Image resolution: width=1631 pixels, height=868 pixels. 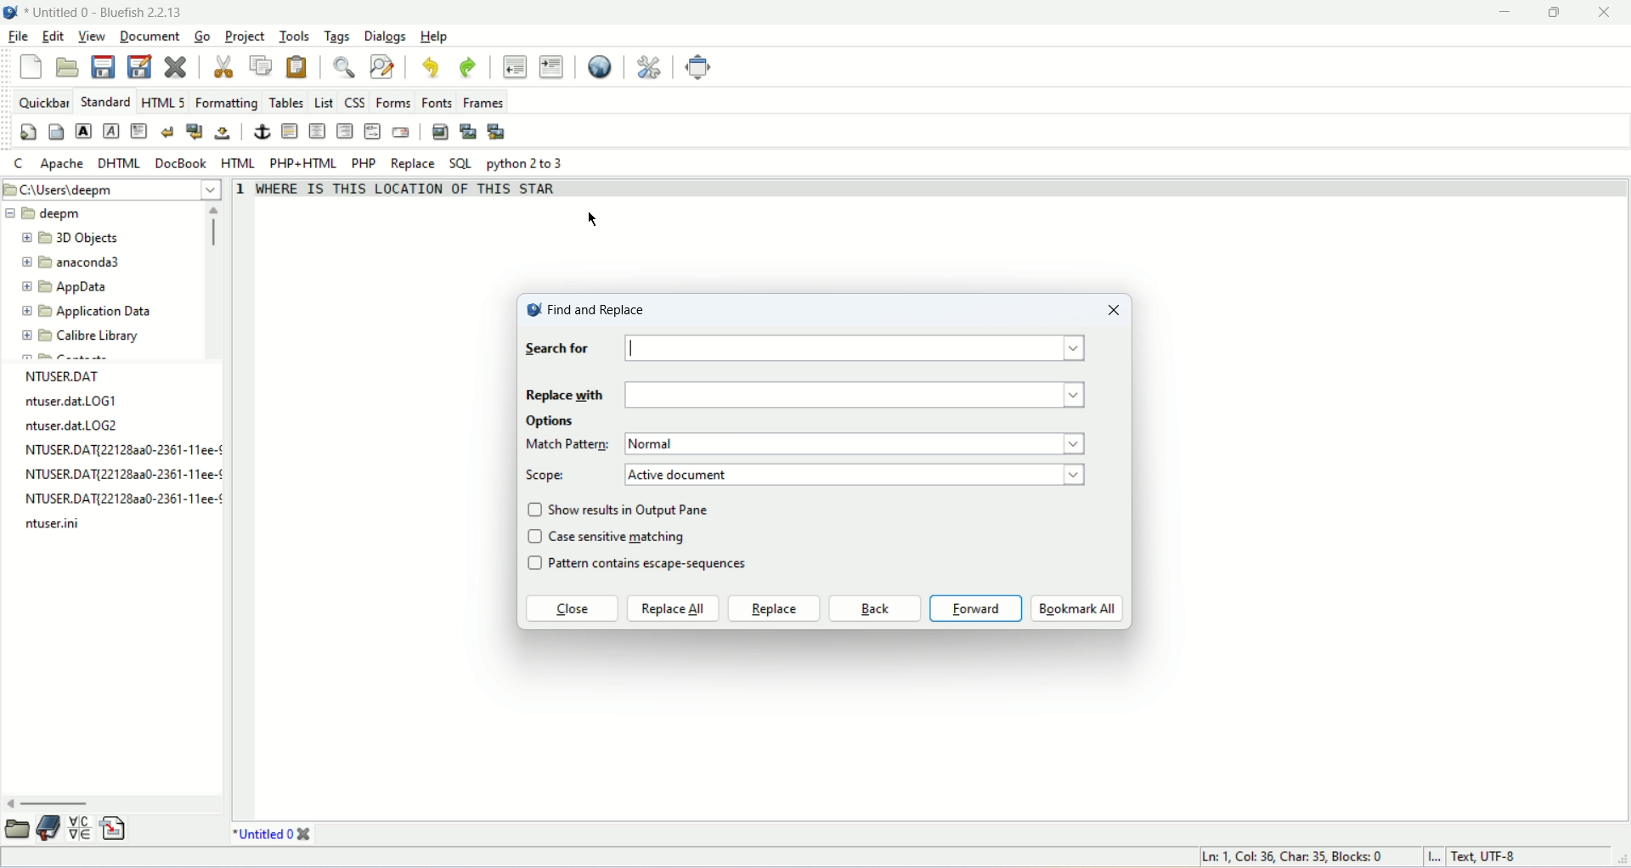 I want to click on formatting, so click(x=225, y=104).